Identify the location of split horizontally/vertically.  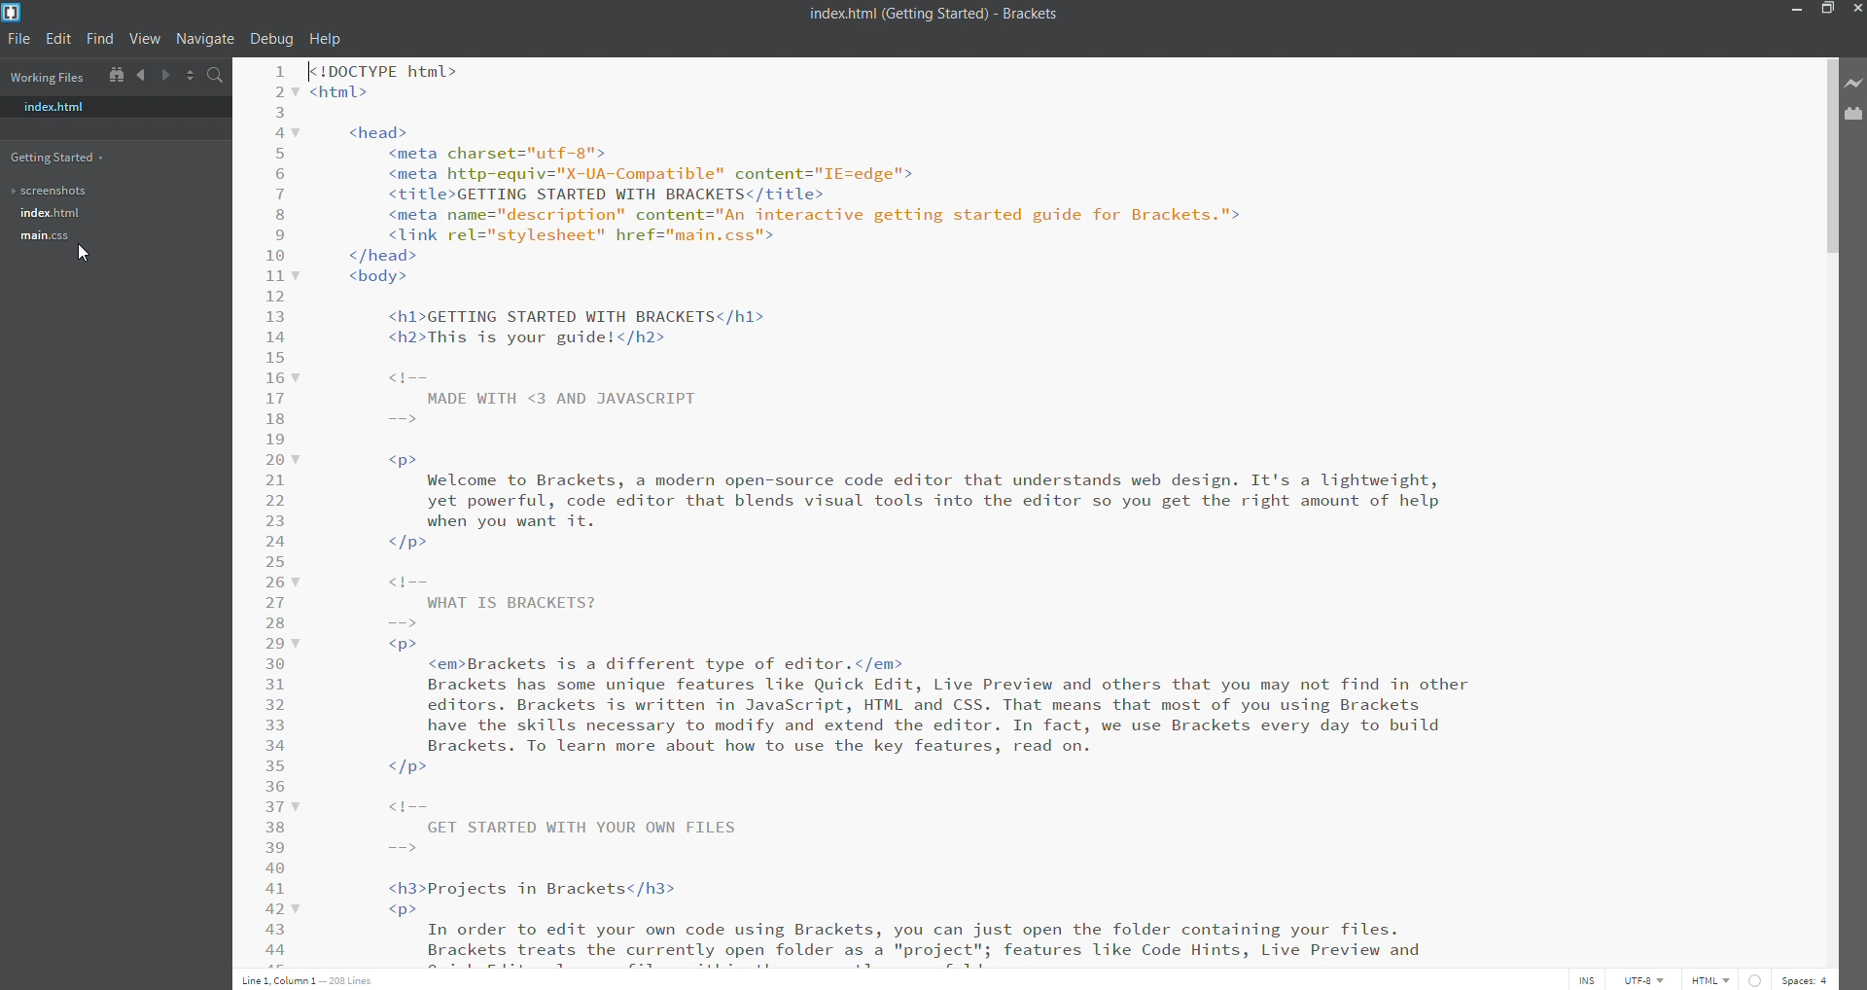
(191, 78).